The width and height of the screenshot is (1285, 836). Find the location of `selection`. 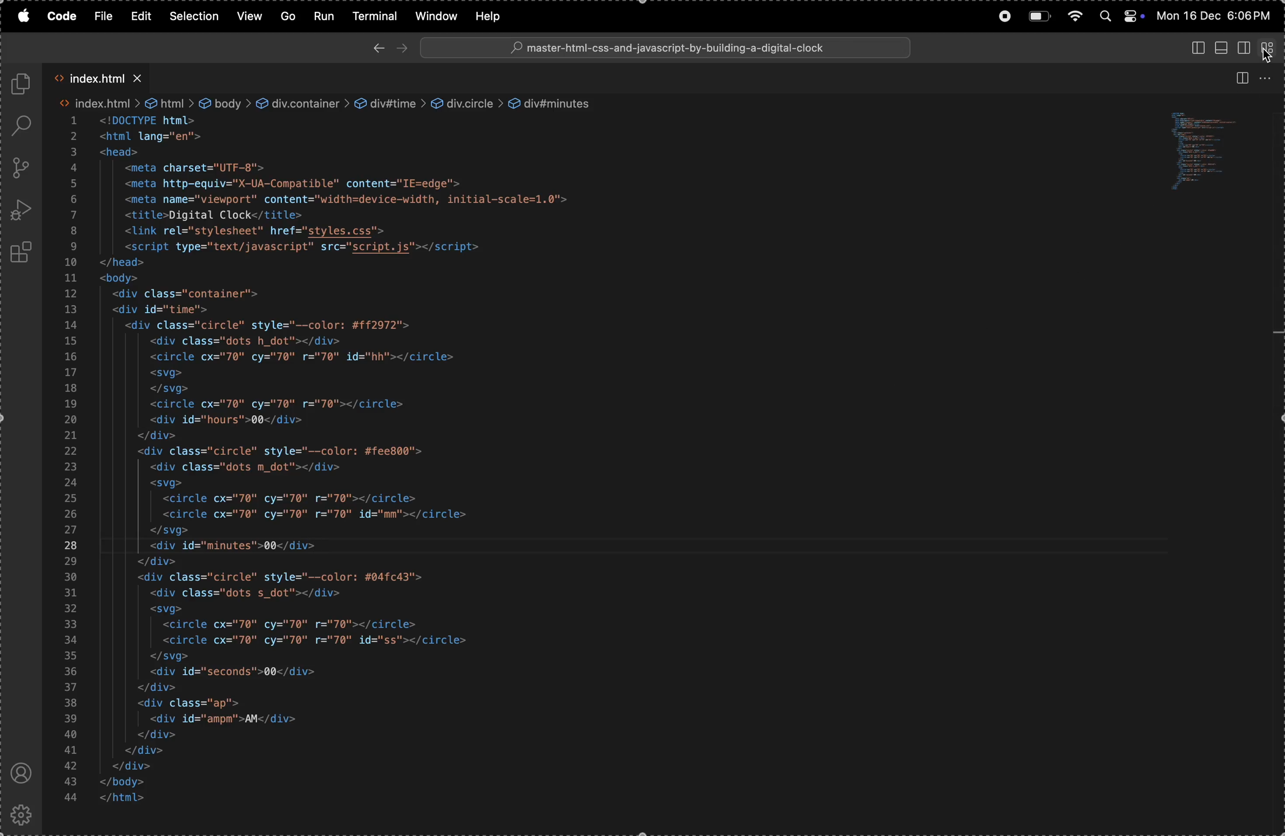

selection is located at coordinates (193, 16).